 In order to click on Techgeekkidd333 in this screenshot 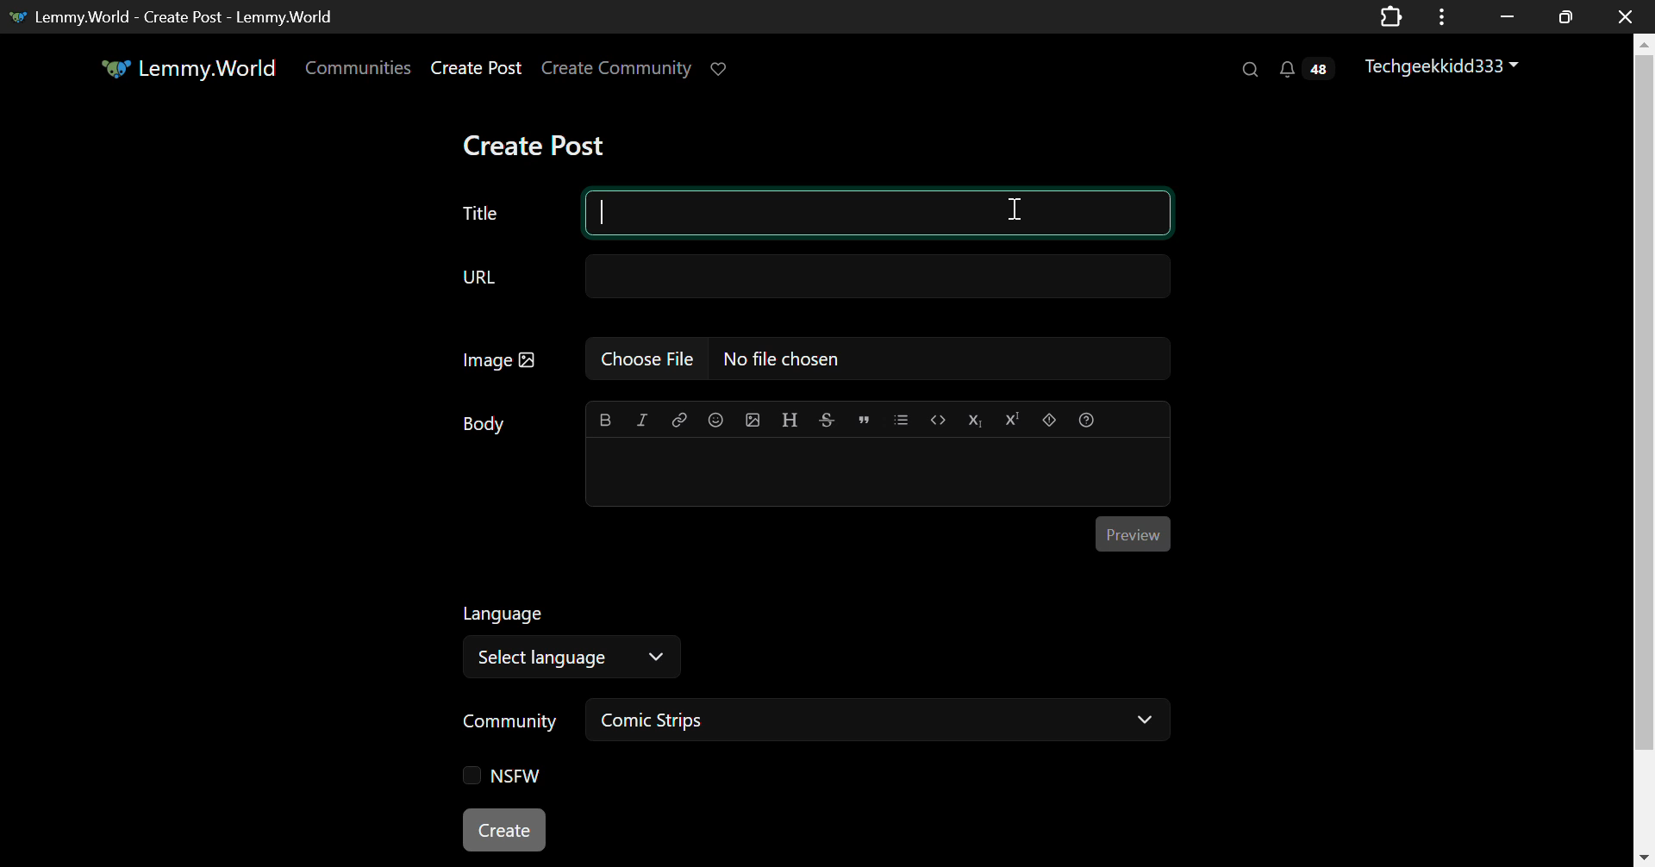, I will do `click(1445, 67)`.